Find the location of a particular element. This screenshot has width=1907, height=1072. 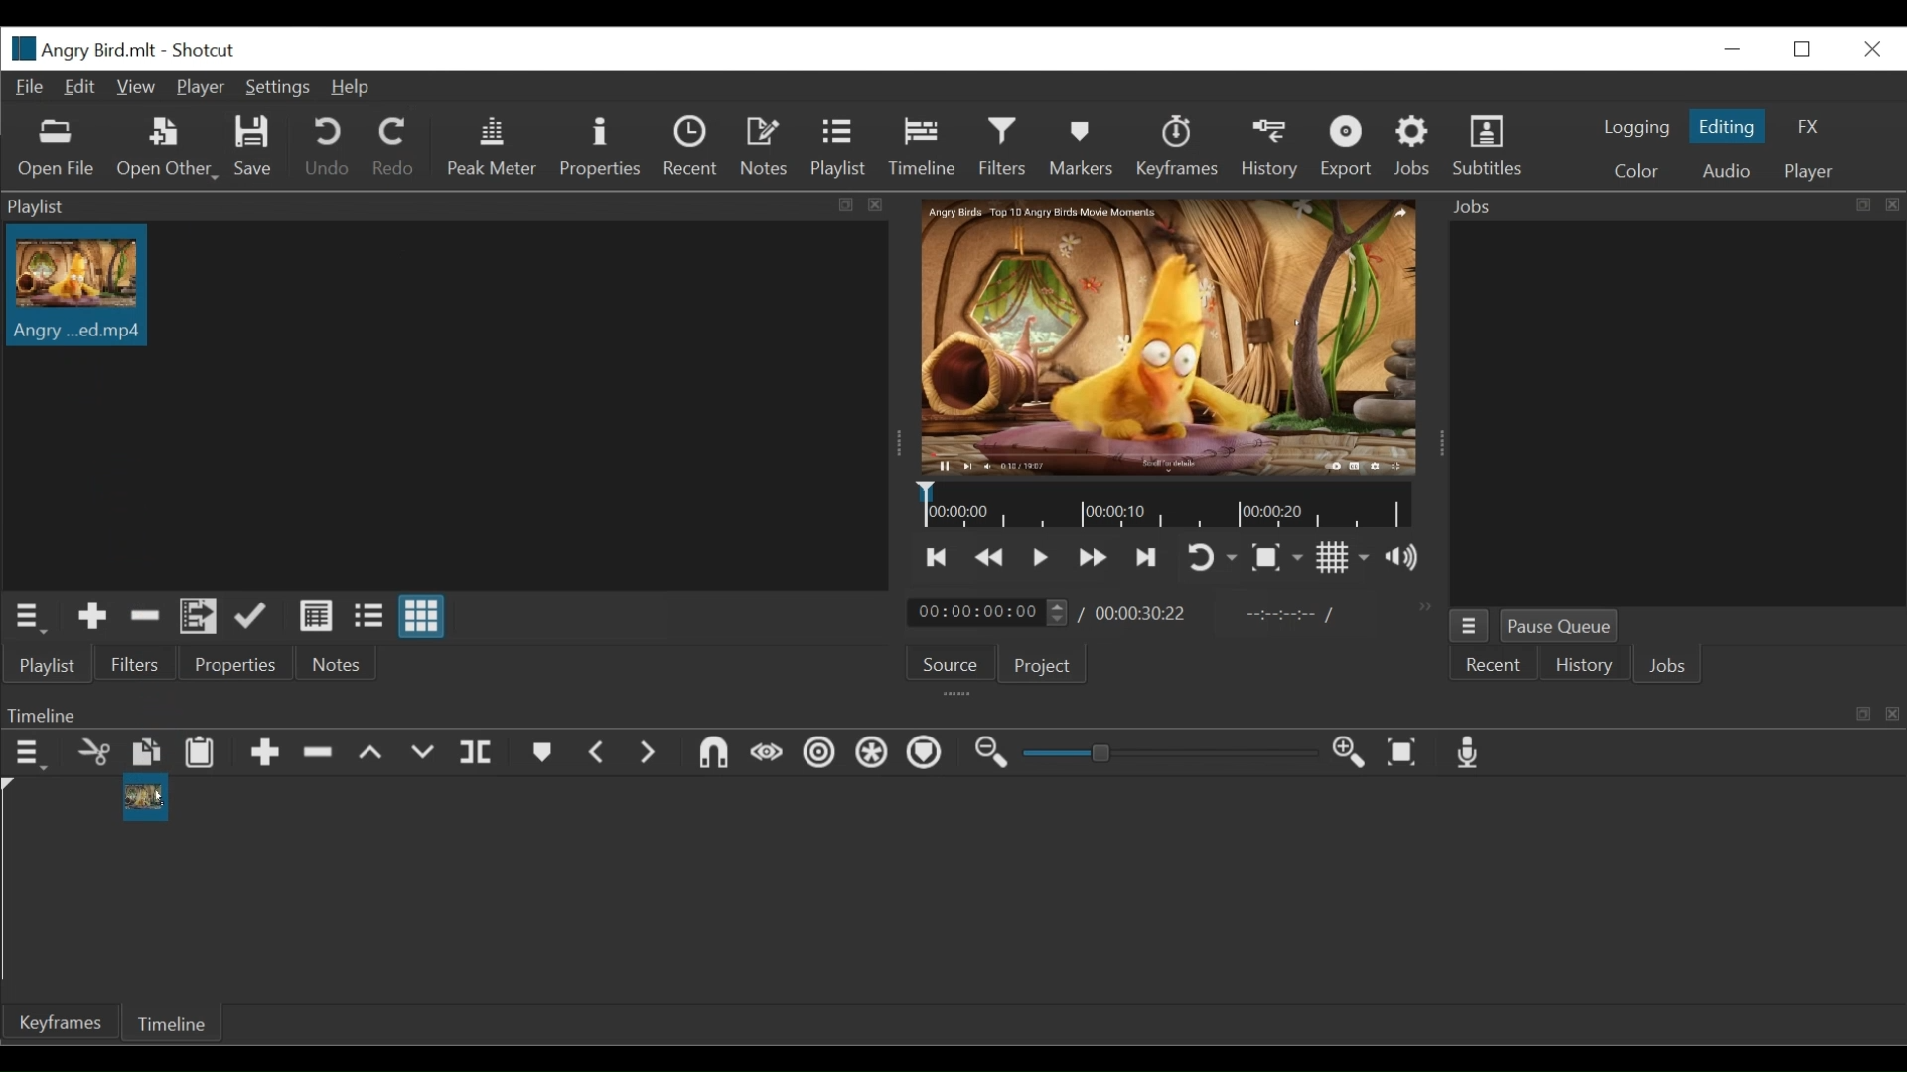

Toggle zoom is located at coordinates (1277, 559).